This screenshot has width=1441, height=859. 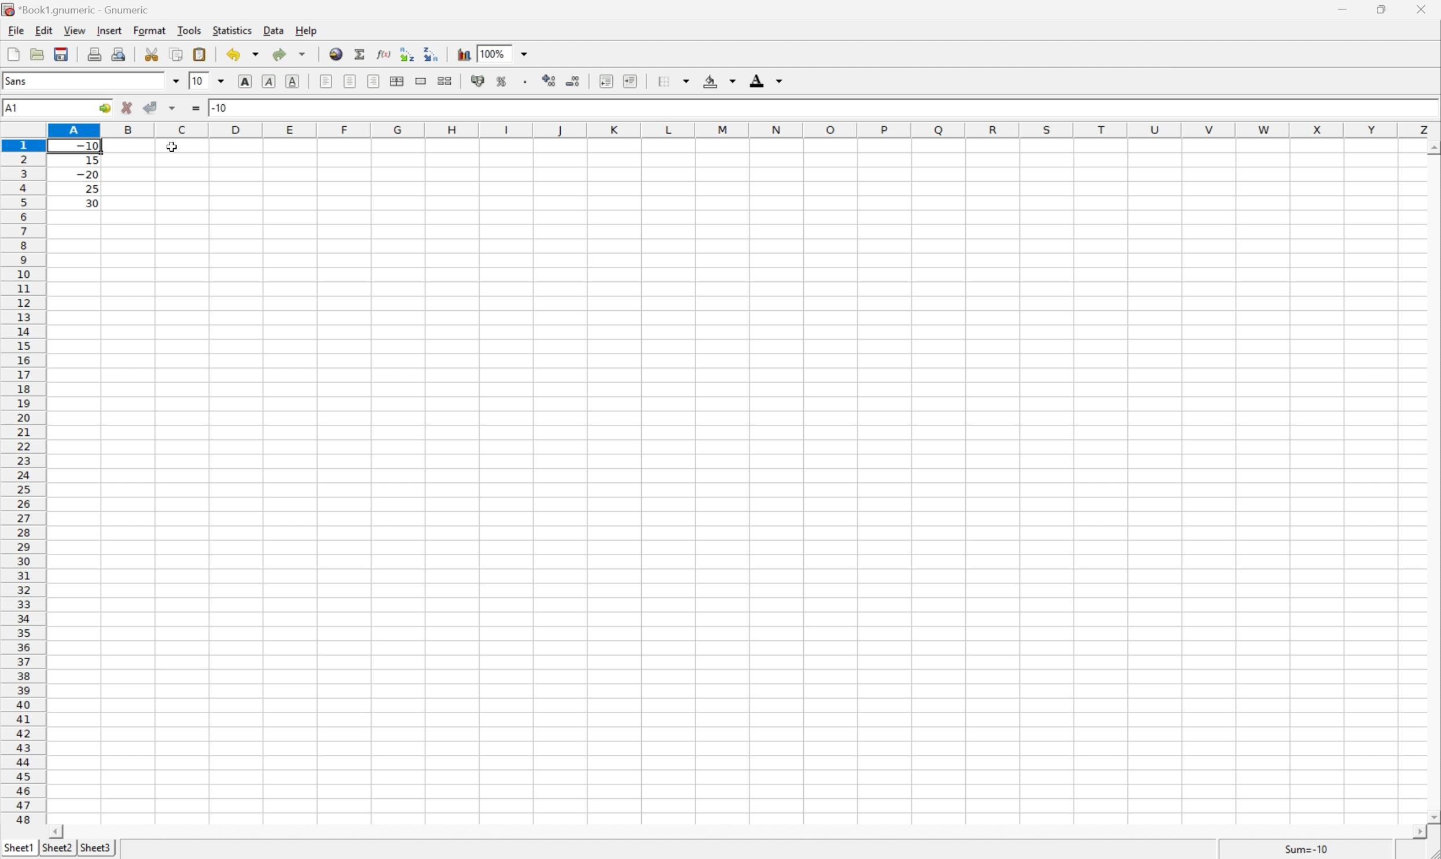 What do you see at coordinates (464, 53) in the screenshot?
I see `Insert chart` at bounding box center [464, 53].